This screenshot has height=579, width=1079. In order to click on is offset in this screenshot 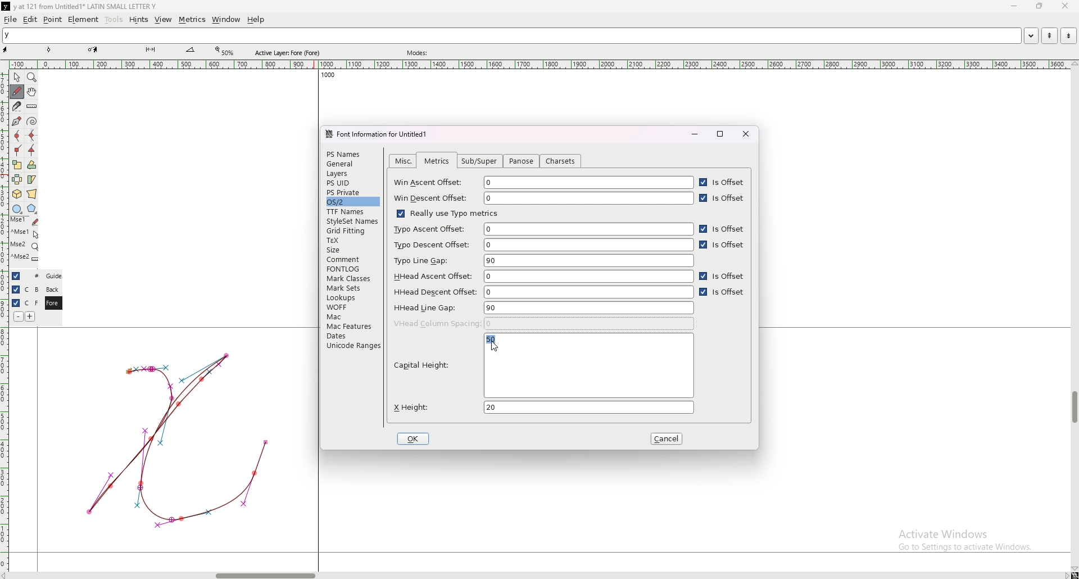, I will do `click(723, 183)`.